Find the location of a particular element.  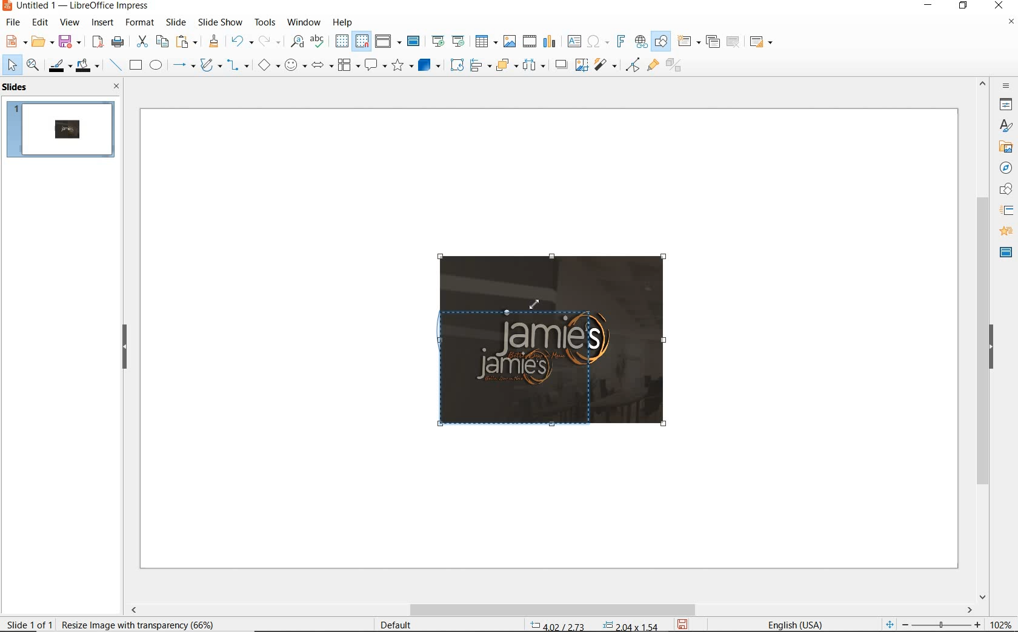

insert image is located at coordinates (509, 41).